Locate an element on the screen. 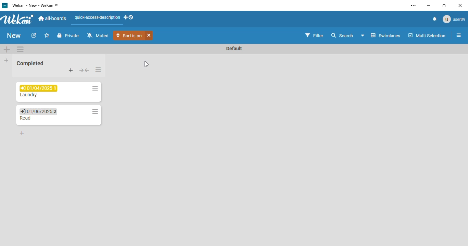 The height and width of the screenshot is (246, 468). cursor is located at coordinates (146, 64).